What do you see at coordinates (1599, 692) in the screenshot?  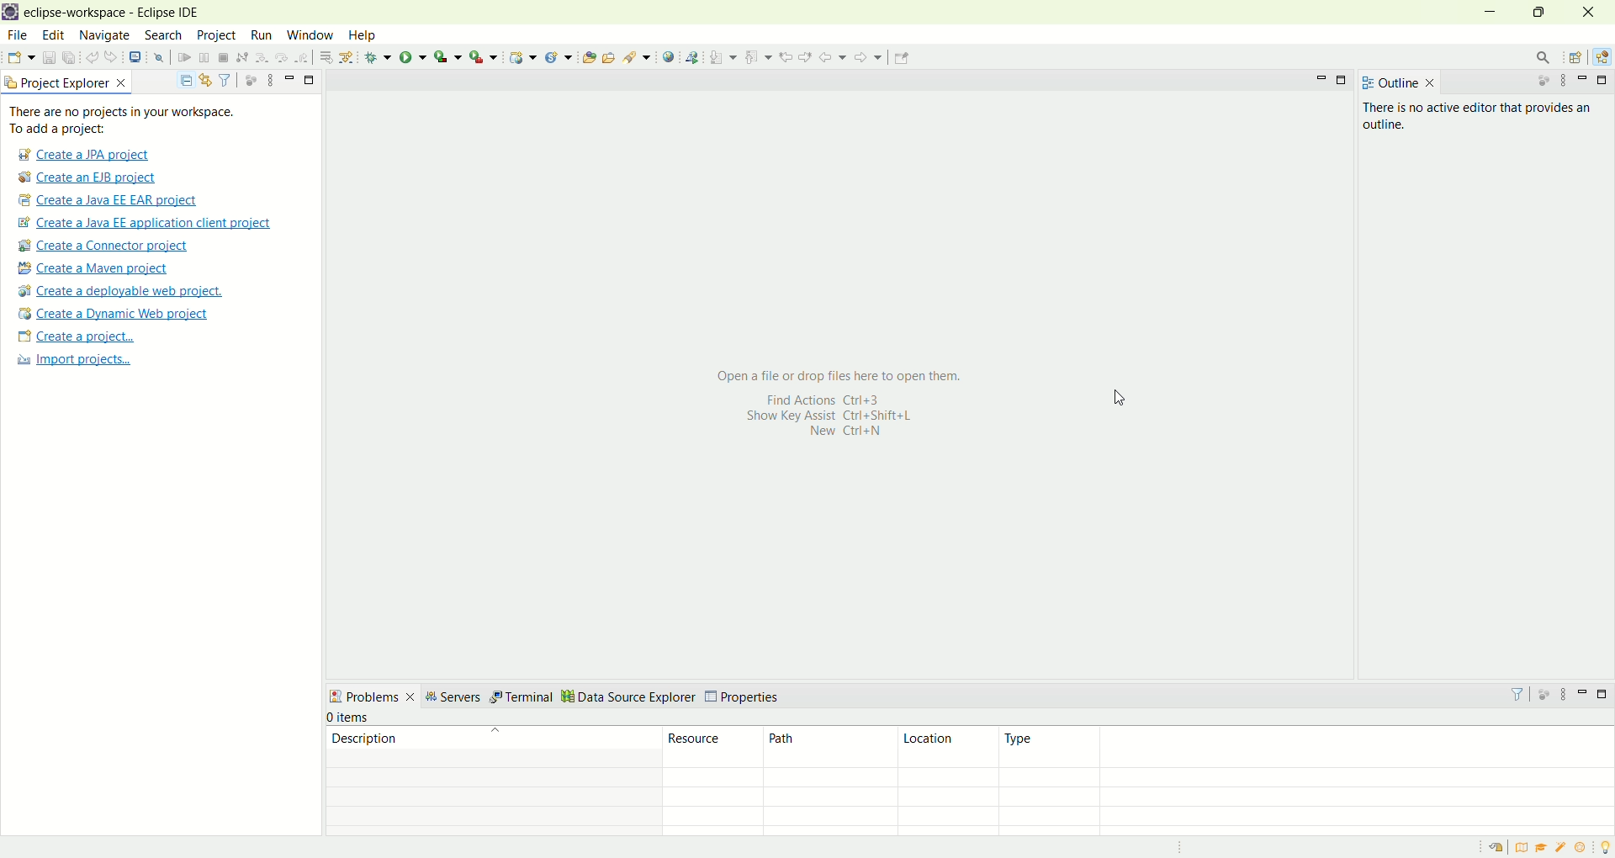 I see `maximize` at bounding box center [1599, 692].